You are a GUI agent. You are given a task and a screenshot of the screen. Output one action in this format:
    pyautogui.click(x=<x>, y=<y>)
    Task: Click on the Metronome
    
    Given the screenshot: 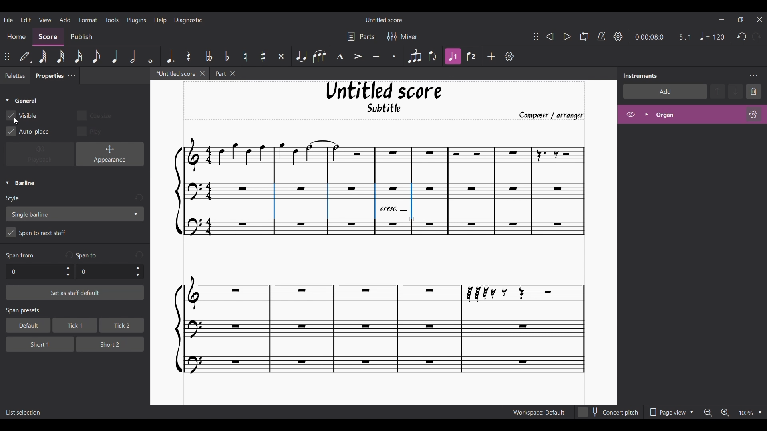 What is the action you would take?
    pyautogui.click(x=601, y=36)
    